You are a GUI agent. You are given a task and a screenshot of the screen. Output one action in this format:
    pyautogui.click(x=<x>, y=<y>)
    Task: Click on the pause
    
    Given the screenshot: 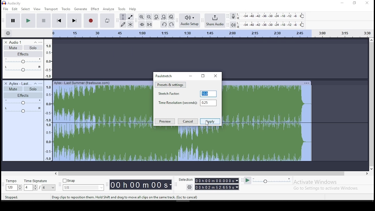 What is the action you would take?
    pyautogui.click(x=28, y=21)
    